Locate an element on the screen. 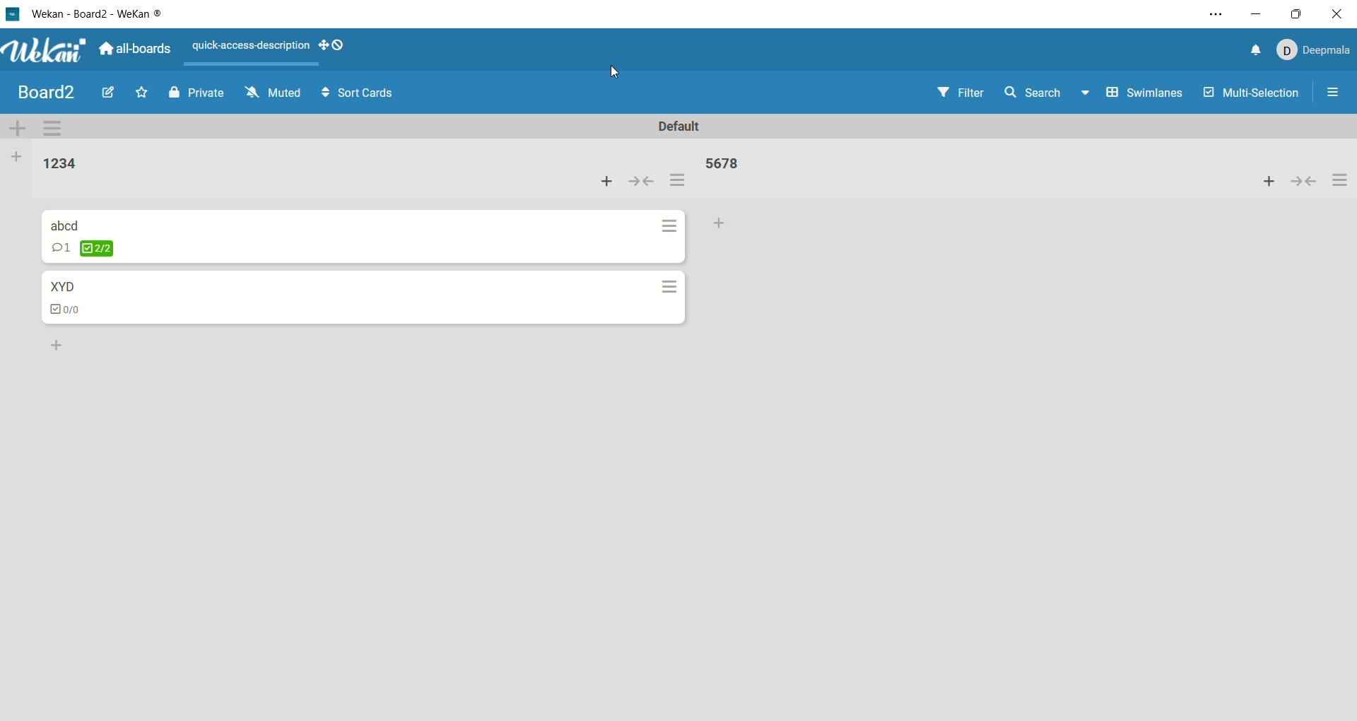  wekan is located at coordinates (47, 50).